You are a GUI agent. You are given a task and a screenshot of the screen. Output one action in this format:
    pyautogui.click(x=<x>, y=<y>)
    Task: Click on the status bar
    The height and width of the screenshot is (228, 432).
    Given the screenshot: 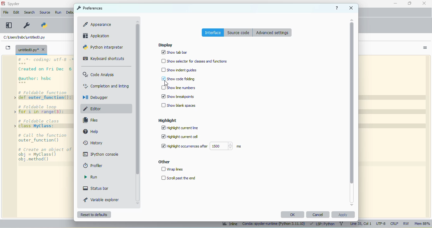 What is the action you would take?
    pyautogui.click(x=96, y=188)
    